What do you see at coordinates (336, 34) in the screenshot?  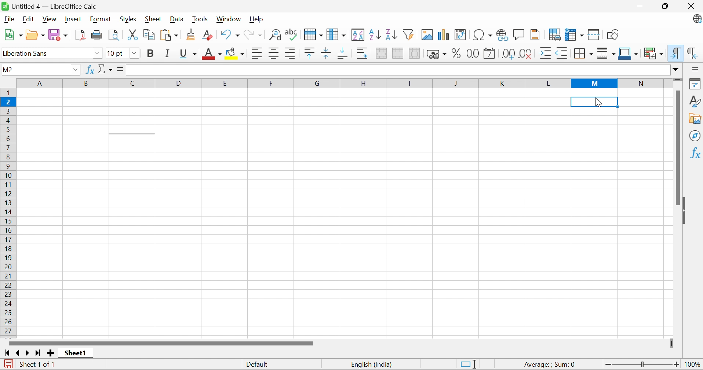 I see `Column` at bounding box center [336, 34].